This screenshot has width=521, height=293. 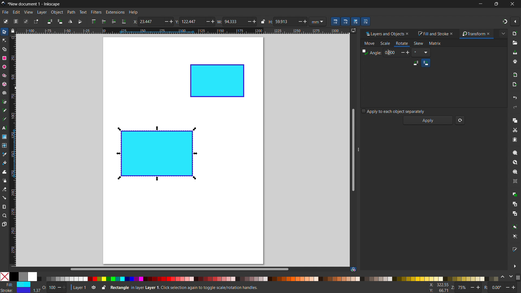 What do you see at coordinates (371, 53) in the screenshot?
I see `Angle` at bounding box center [371, 53].